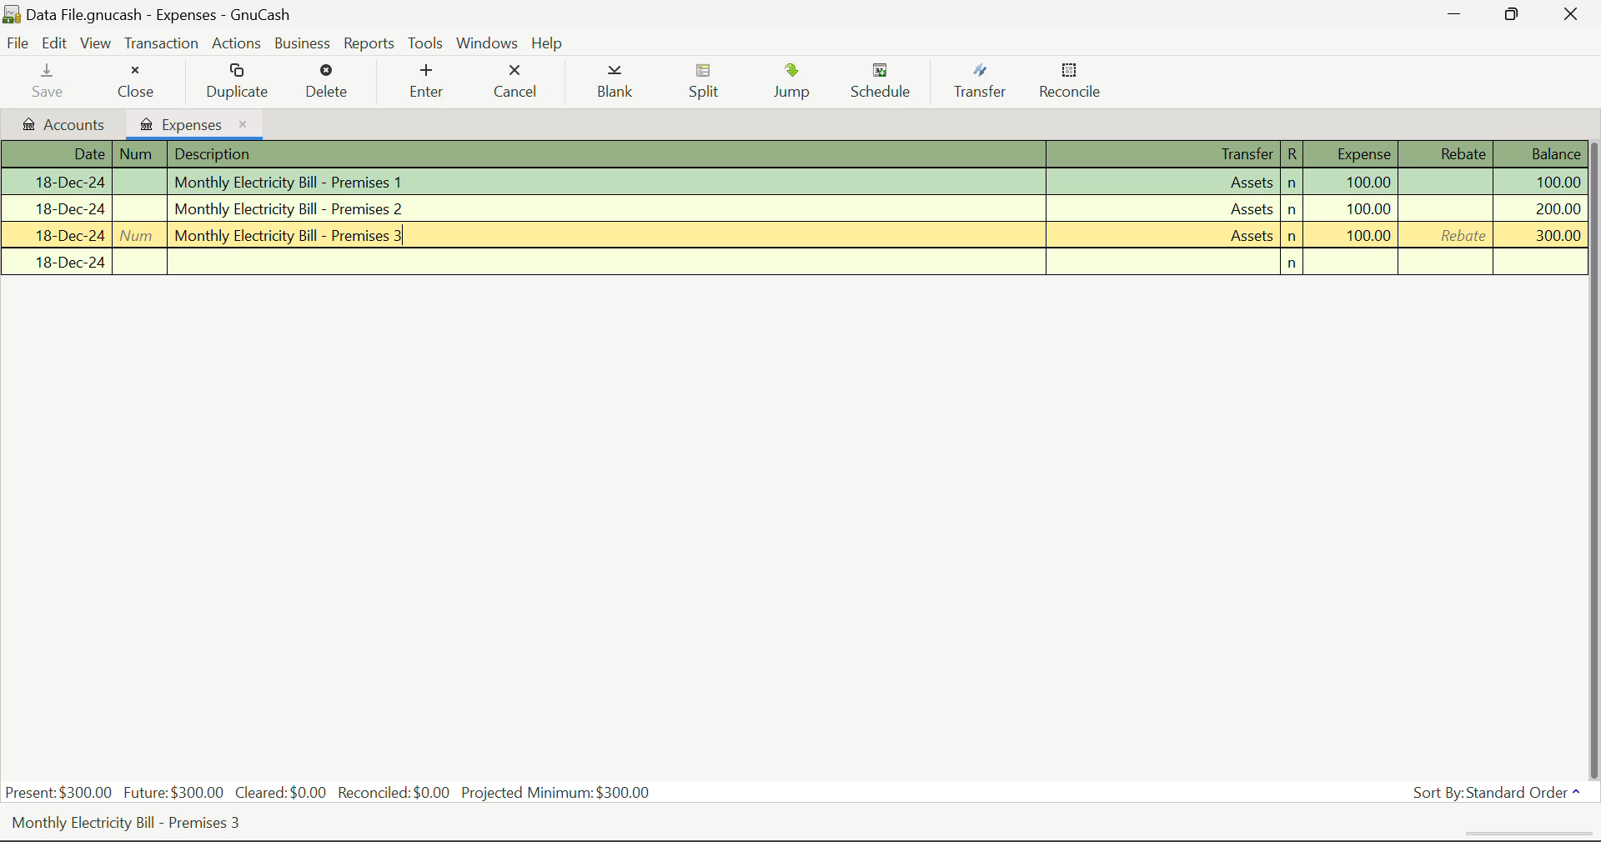  I want to click on Transactions Column Headings, so click(797, 155).